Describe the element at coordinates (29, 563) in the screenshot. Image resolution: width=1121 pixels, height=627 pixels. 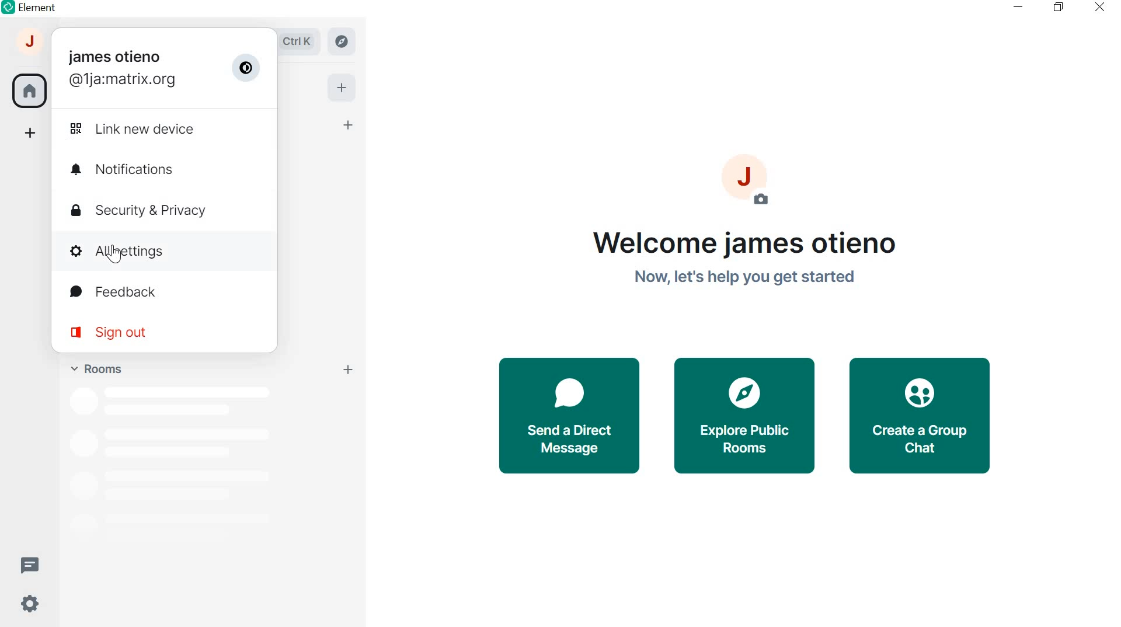
I see `THREADS` at that location.